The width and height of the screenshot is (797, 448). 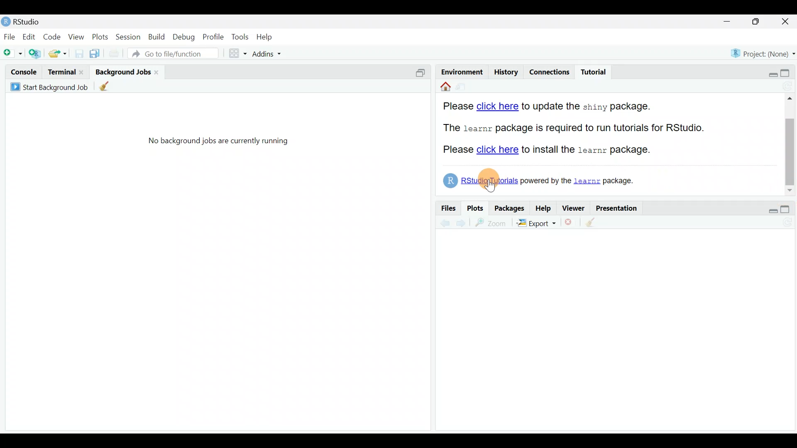 I want to click on RStudio Tutorials, so click(x=481, y=180).